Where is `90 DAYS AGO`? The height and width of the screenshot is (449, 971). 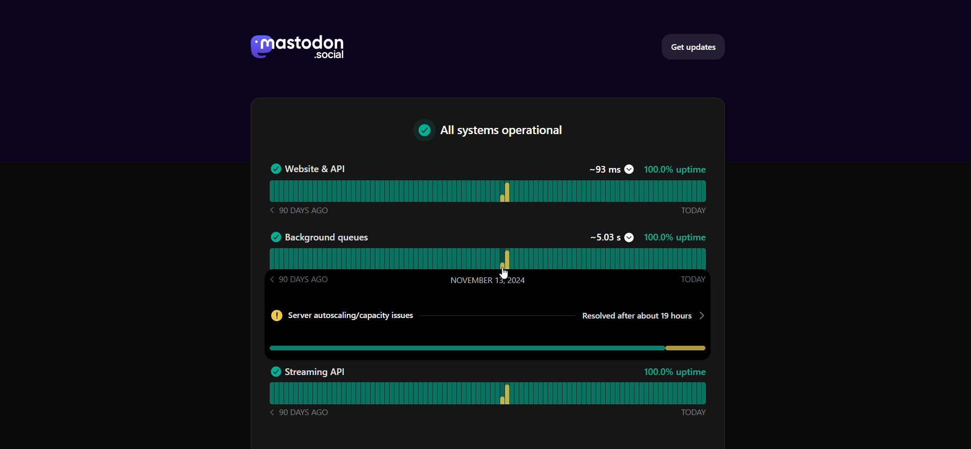
90 DAYS AGO is located at coordinates (301, 413).